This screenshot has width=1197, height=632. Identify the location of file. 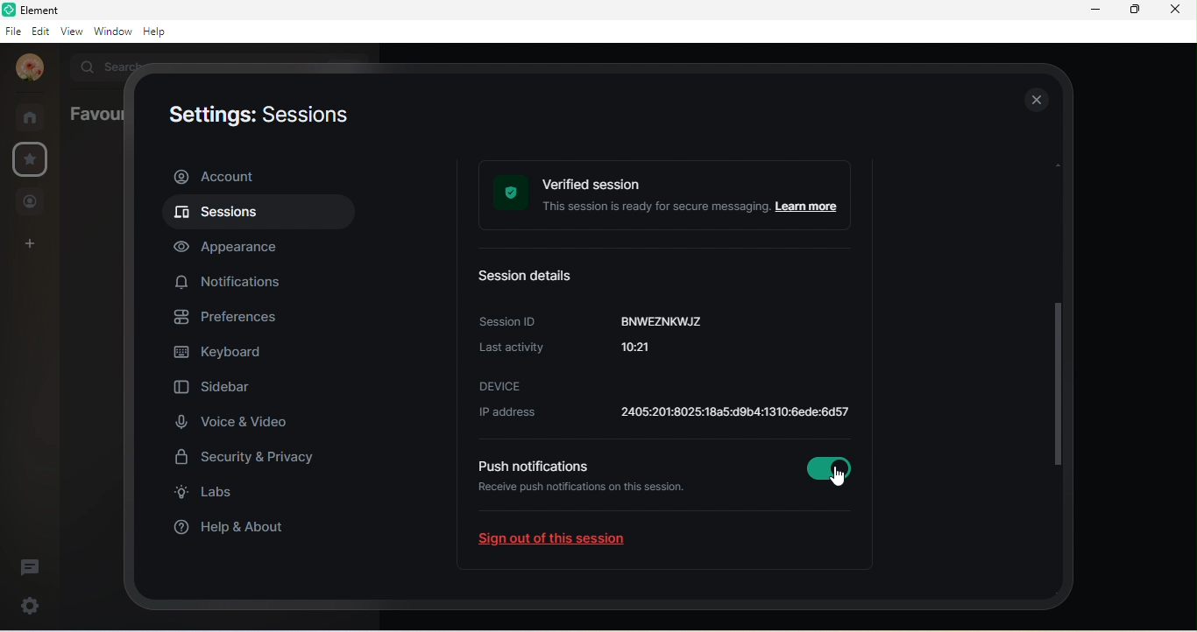
(12, 32).